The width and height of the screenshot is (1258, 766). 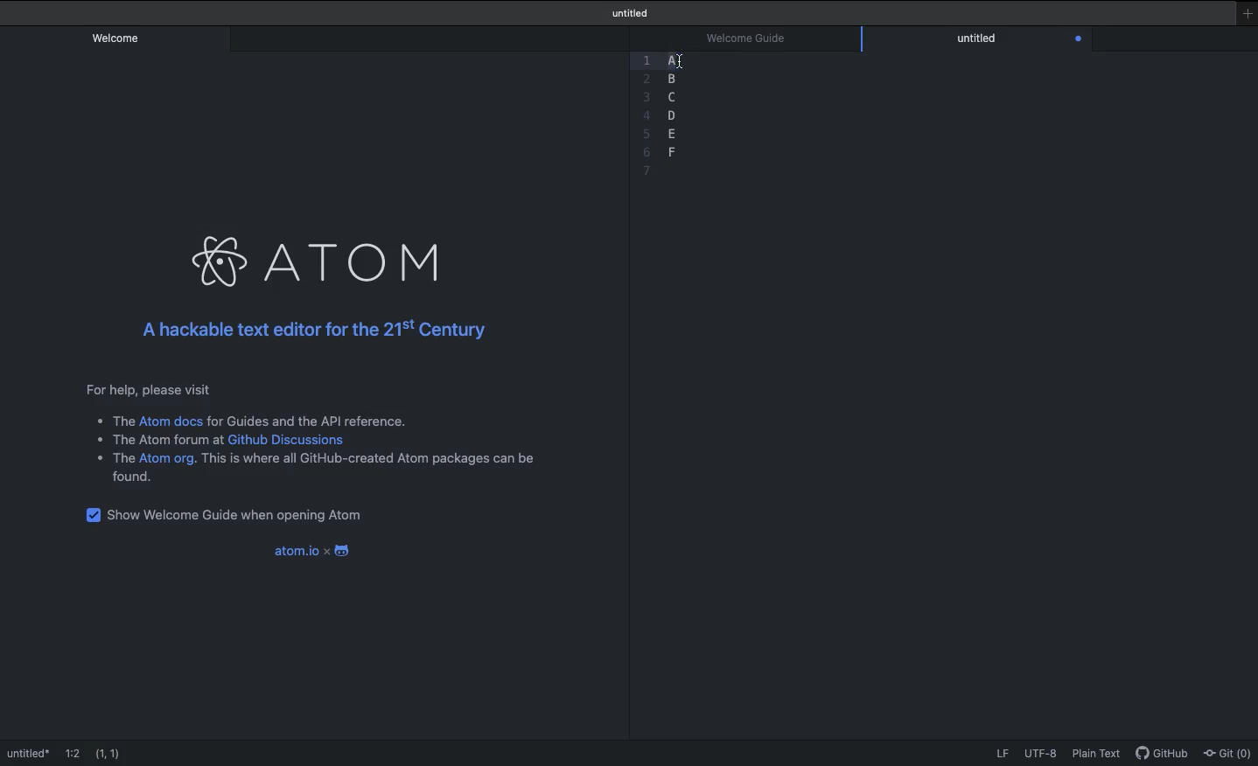 What do you see at coordinates (1247, 14) in the screenshot?
I see `New window ` at bounding box center [1247, 14].